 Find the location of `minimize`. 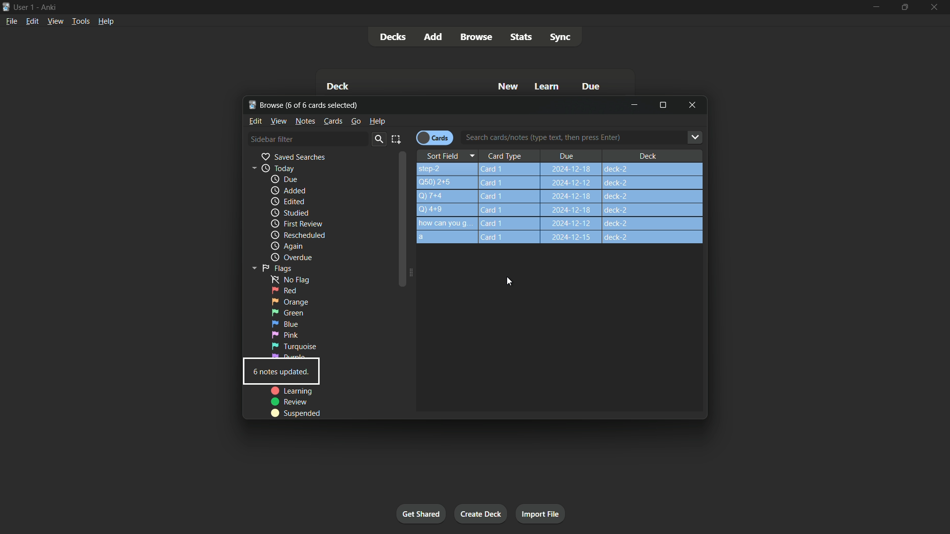

minimize is located at coordinates (874, 7).